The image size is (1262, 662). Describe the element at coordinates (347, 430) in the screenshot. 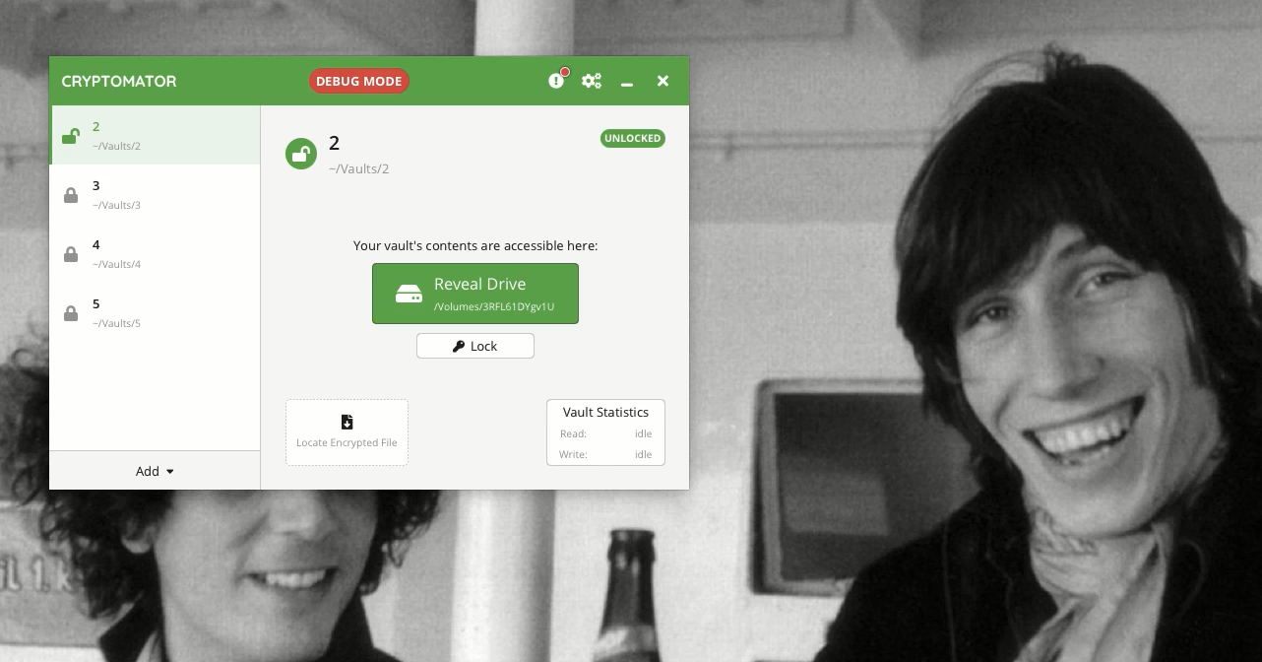

I see `Locate encrypted file` at that location.